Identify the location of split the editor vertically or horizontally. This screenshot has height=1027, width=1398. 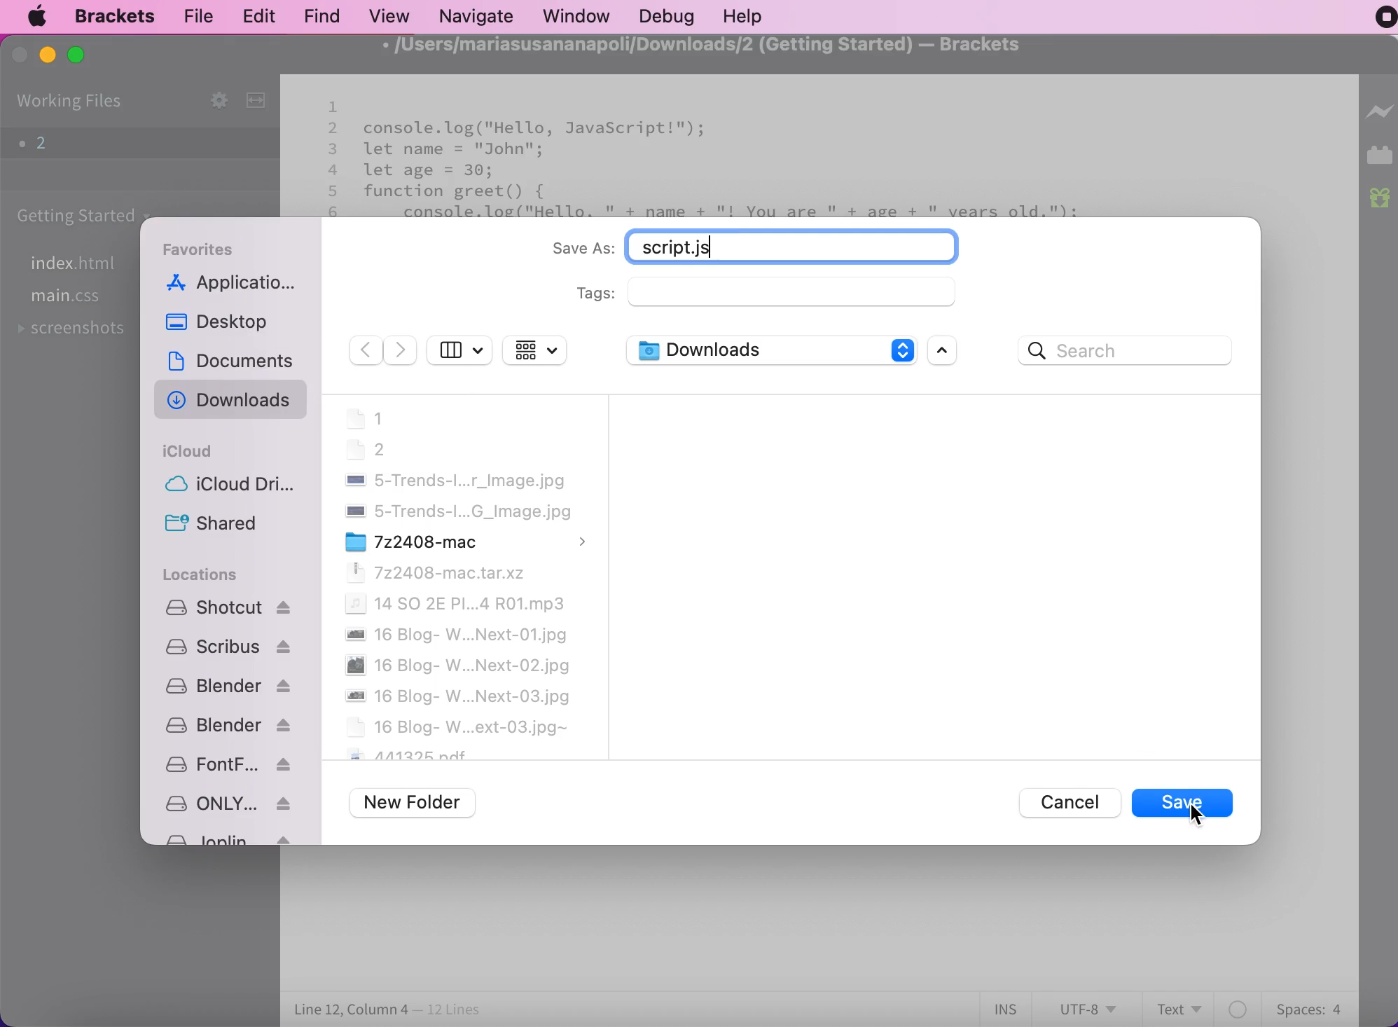
(260, 102).